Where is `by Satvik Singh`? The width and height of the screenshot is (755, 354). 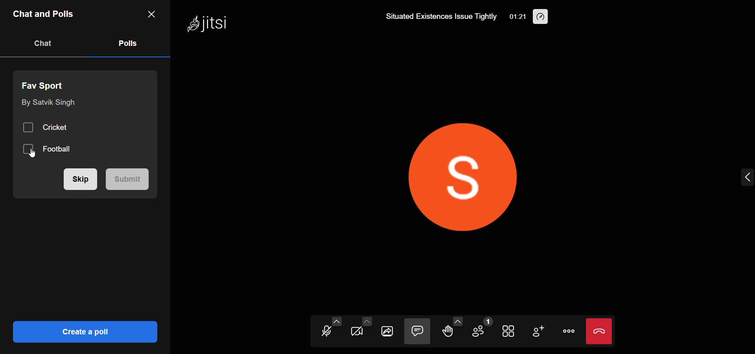 by Satvik Singh is located at coordinates (48, 104).